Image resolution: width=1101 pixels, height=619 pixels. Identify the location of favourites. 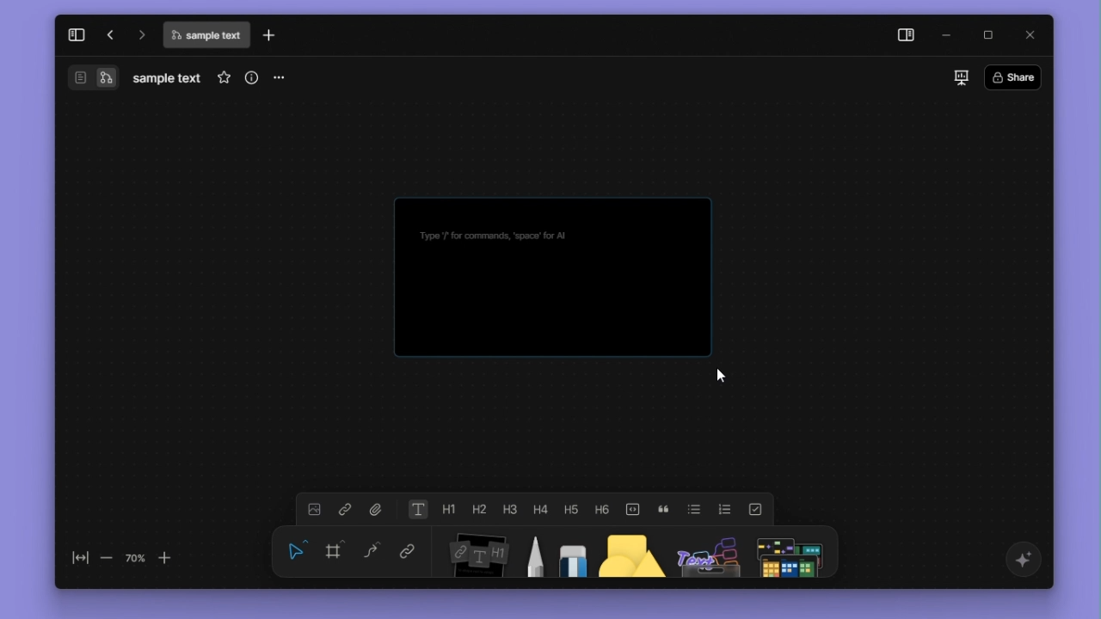
(220, 77).